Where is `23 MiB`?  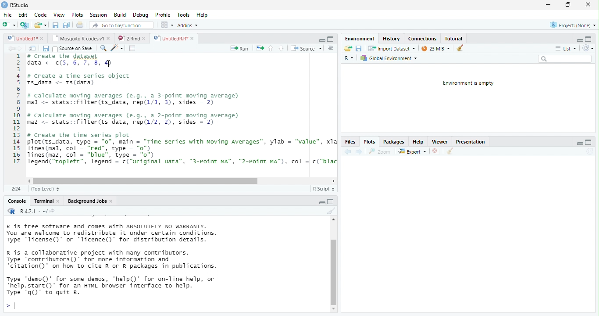 23 MiB is located at coordinates (435, 48).